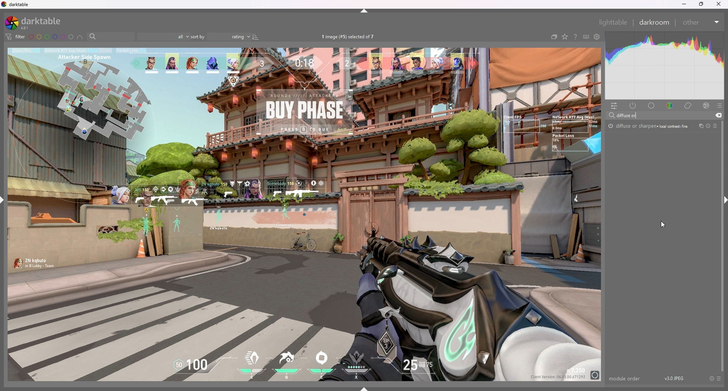 This screenshot has height=391, width=728. I want to click on minimize, so click(685, 4).